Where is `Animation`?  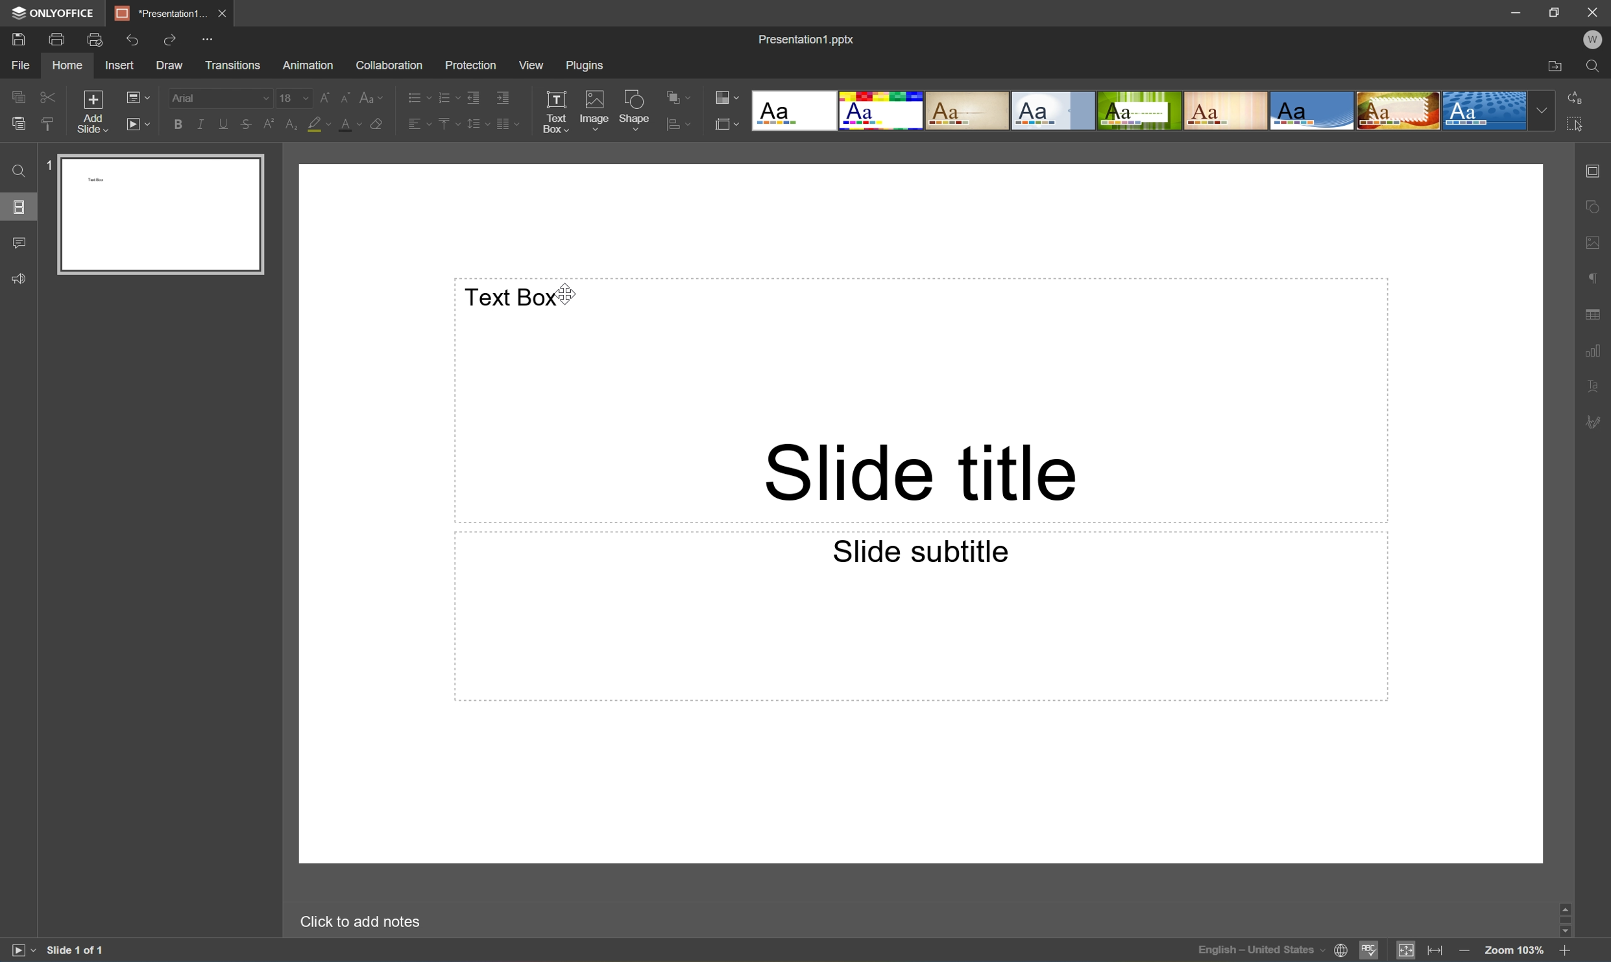 Animation is located at coordinates (310, 65).